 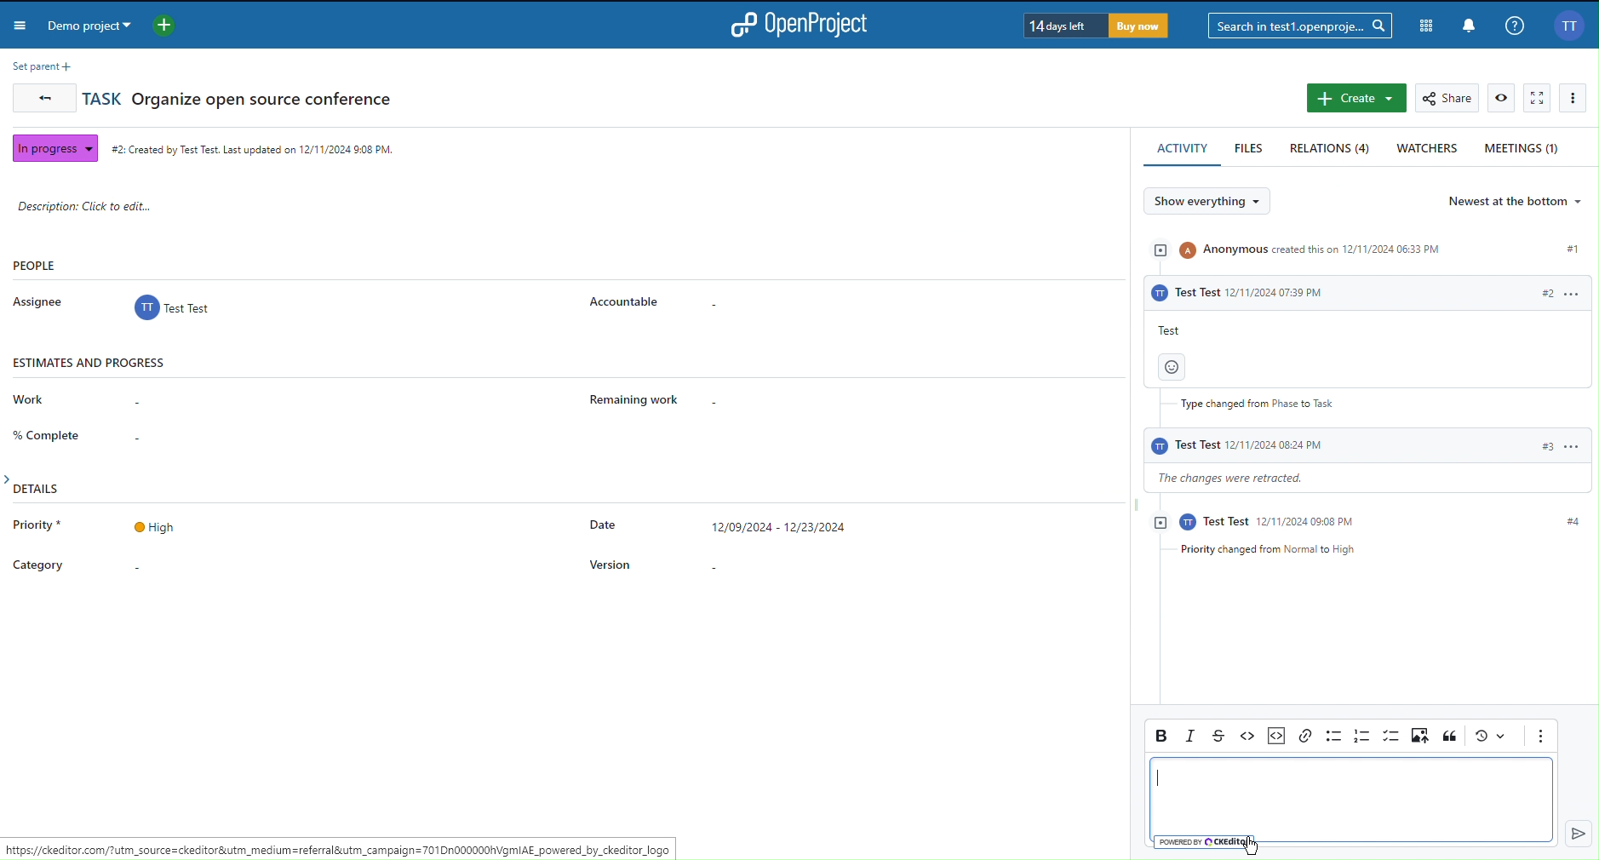 What do you see at coordinates (102, 206) in the screenshot?
I see `Description` at bounding box center [102, 206].